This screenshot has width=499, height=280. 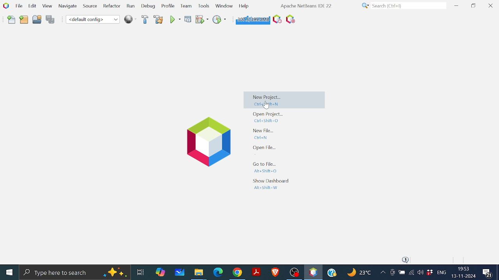 I want to click on Bettery, so click(x=402, y=273).